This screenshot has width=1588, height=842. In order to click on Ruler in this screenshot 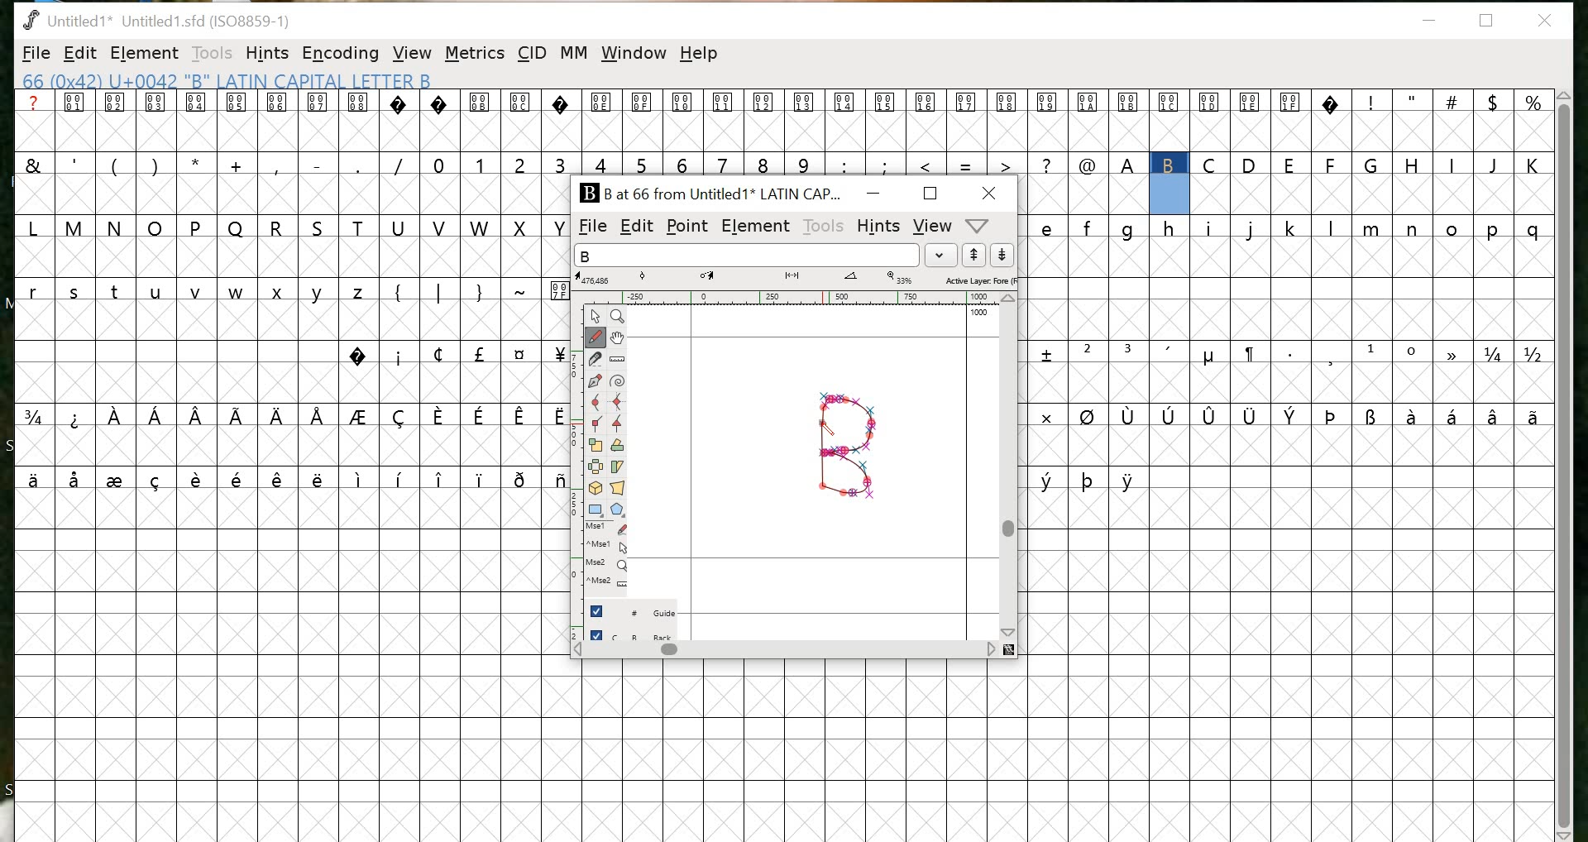, I will do `click(618, 361)`.